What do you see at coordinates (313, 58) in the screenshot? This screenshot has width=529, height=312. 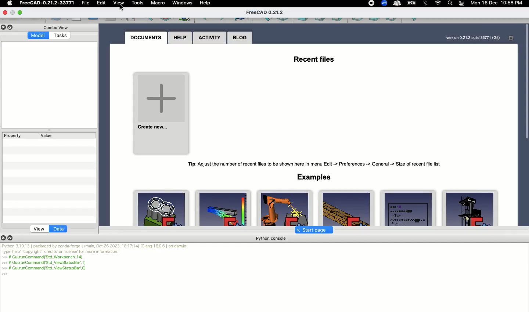 I see `Recent files` at bounding box center [313, 58].